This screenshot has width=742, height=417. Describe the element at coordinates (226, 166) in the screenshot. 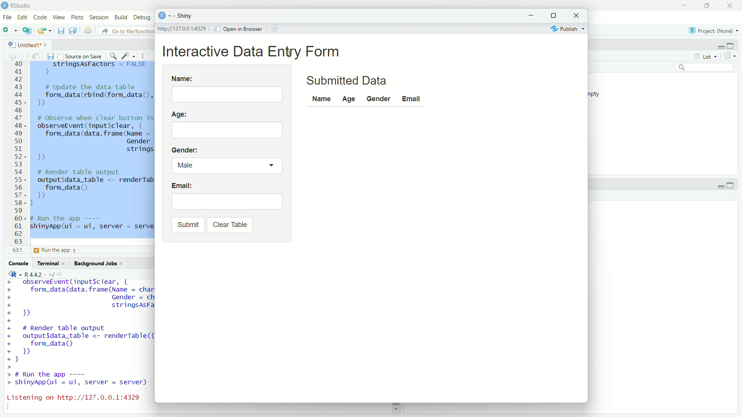

I see `dropdown for gender` at that location.